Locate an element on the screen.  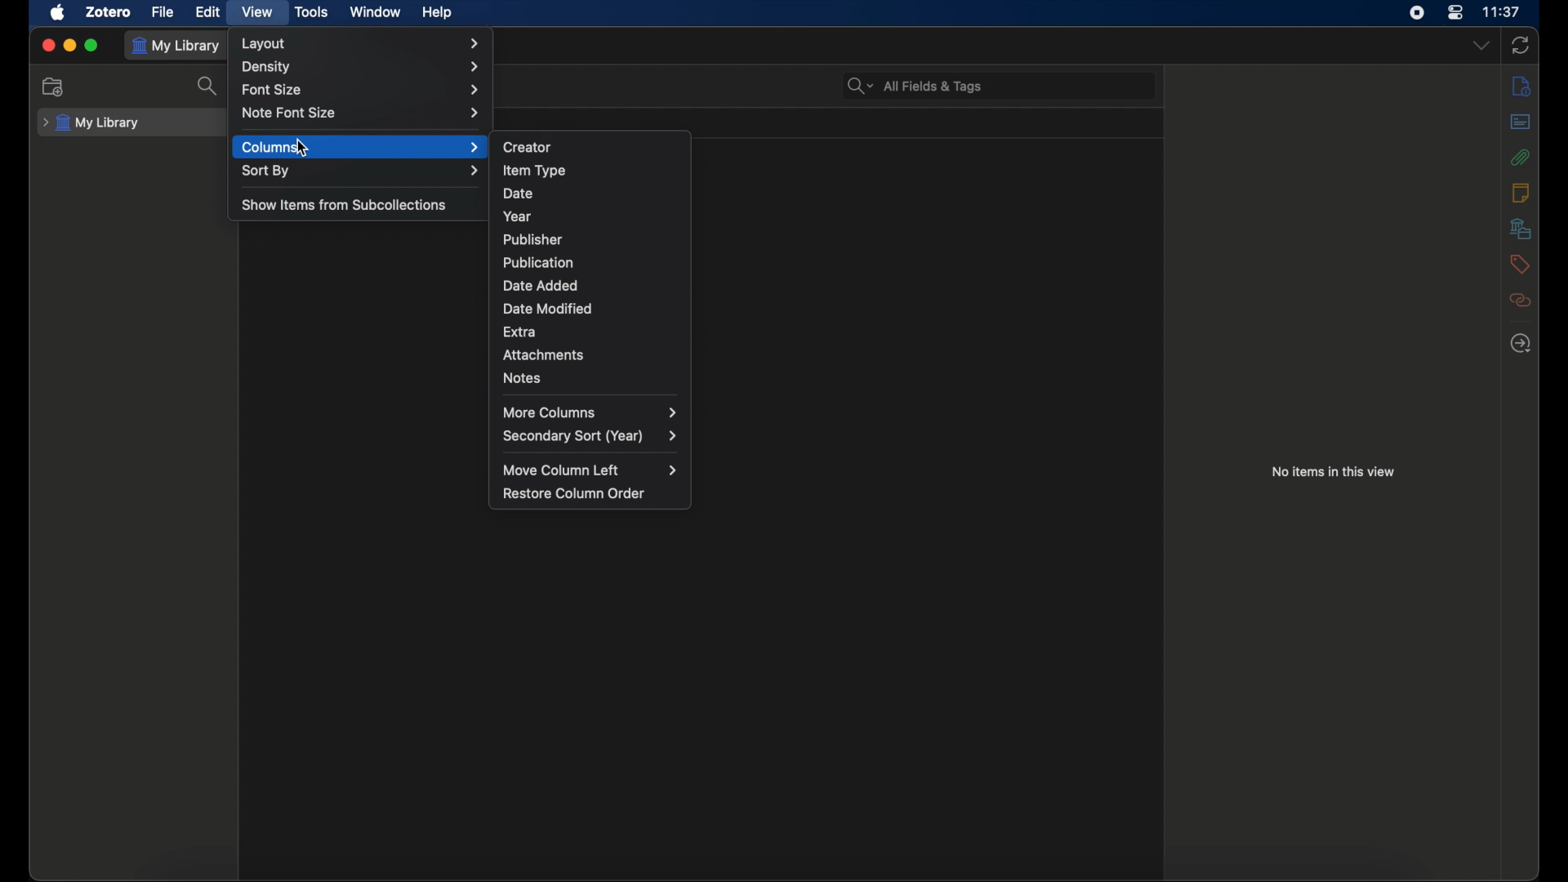
more columns is located at coordinates (590, 412).